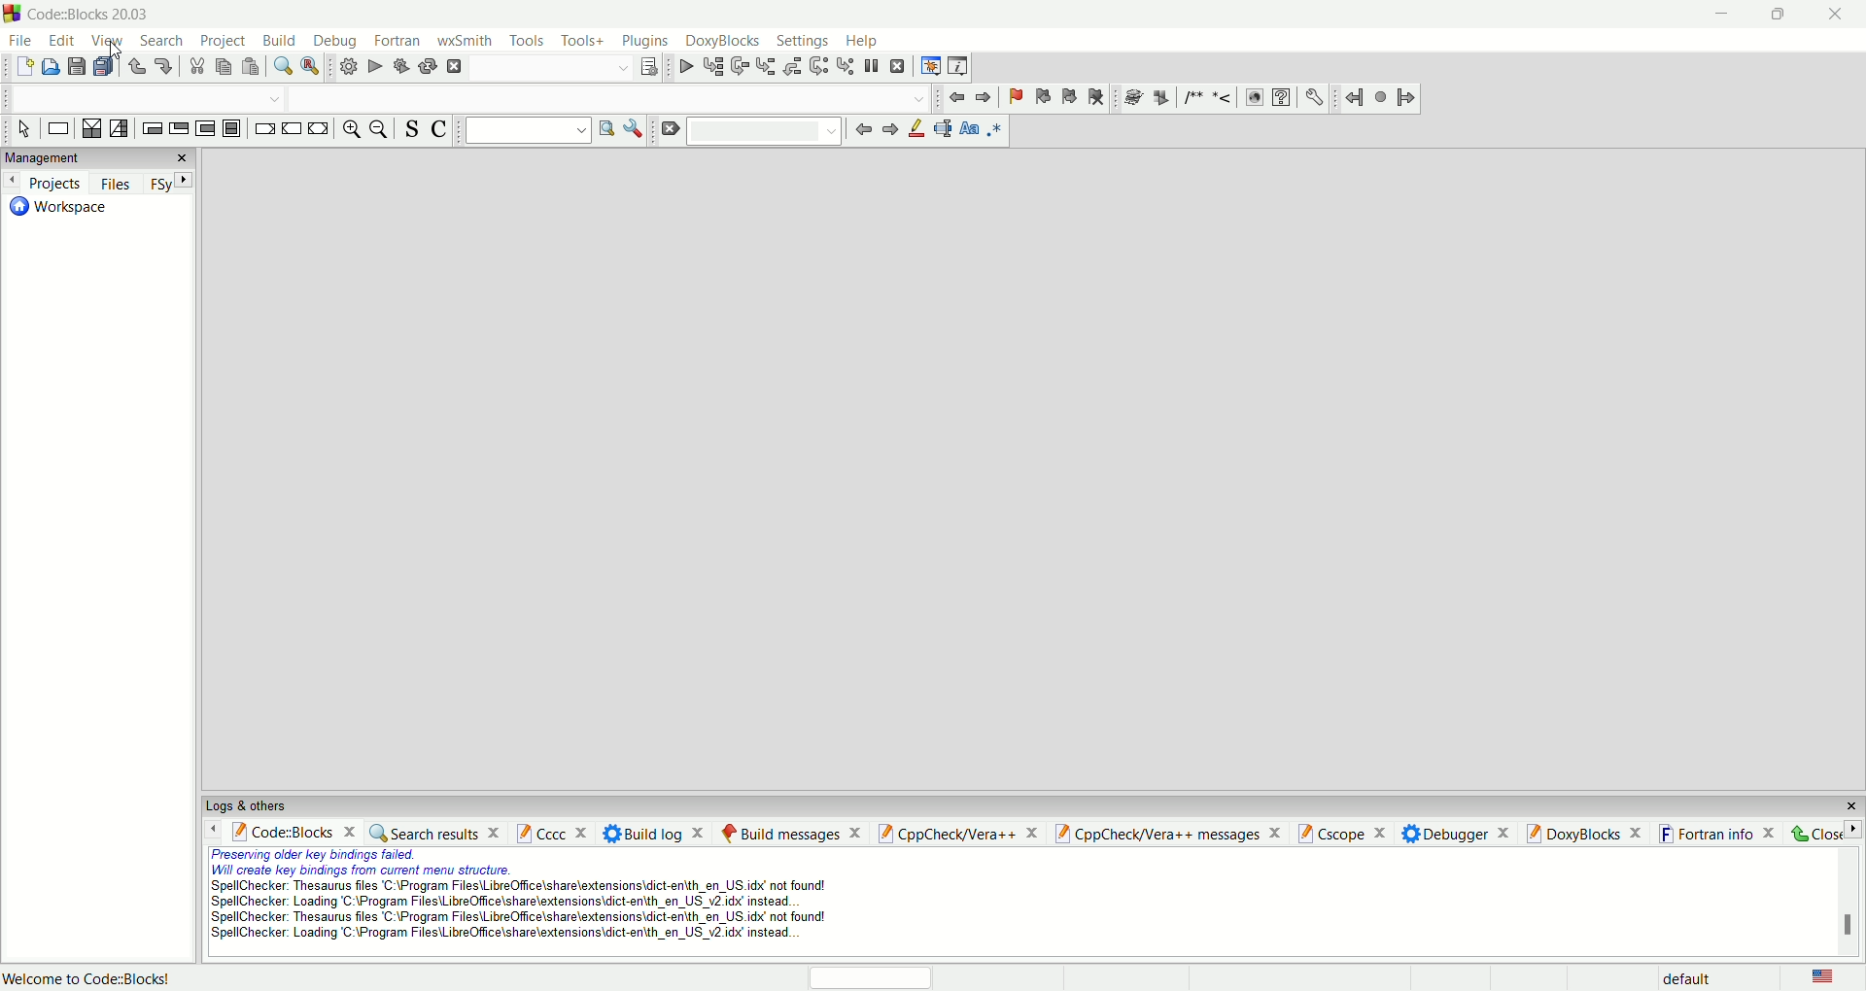 The image size is (1866, 991). I want to click on build, so click(347, 68).